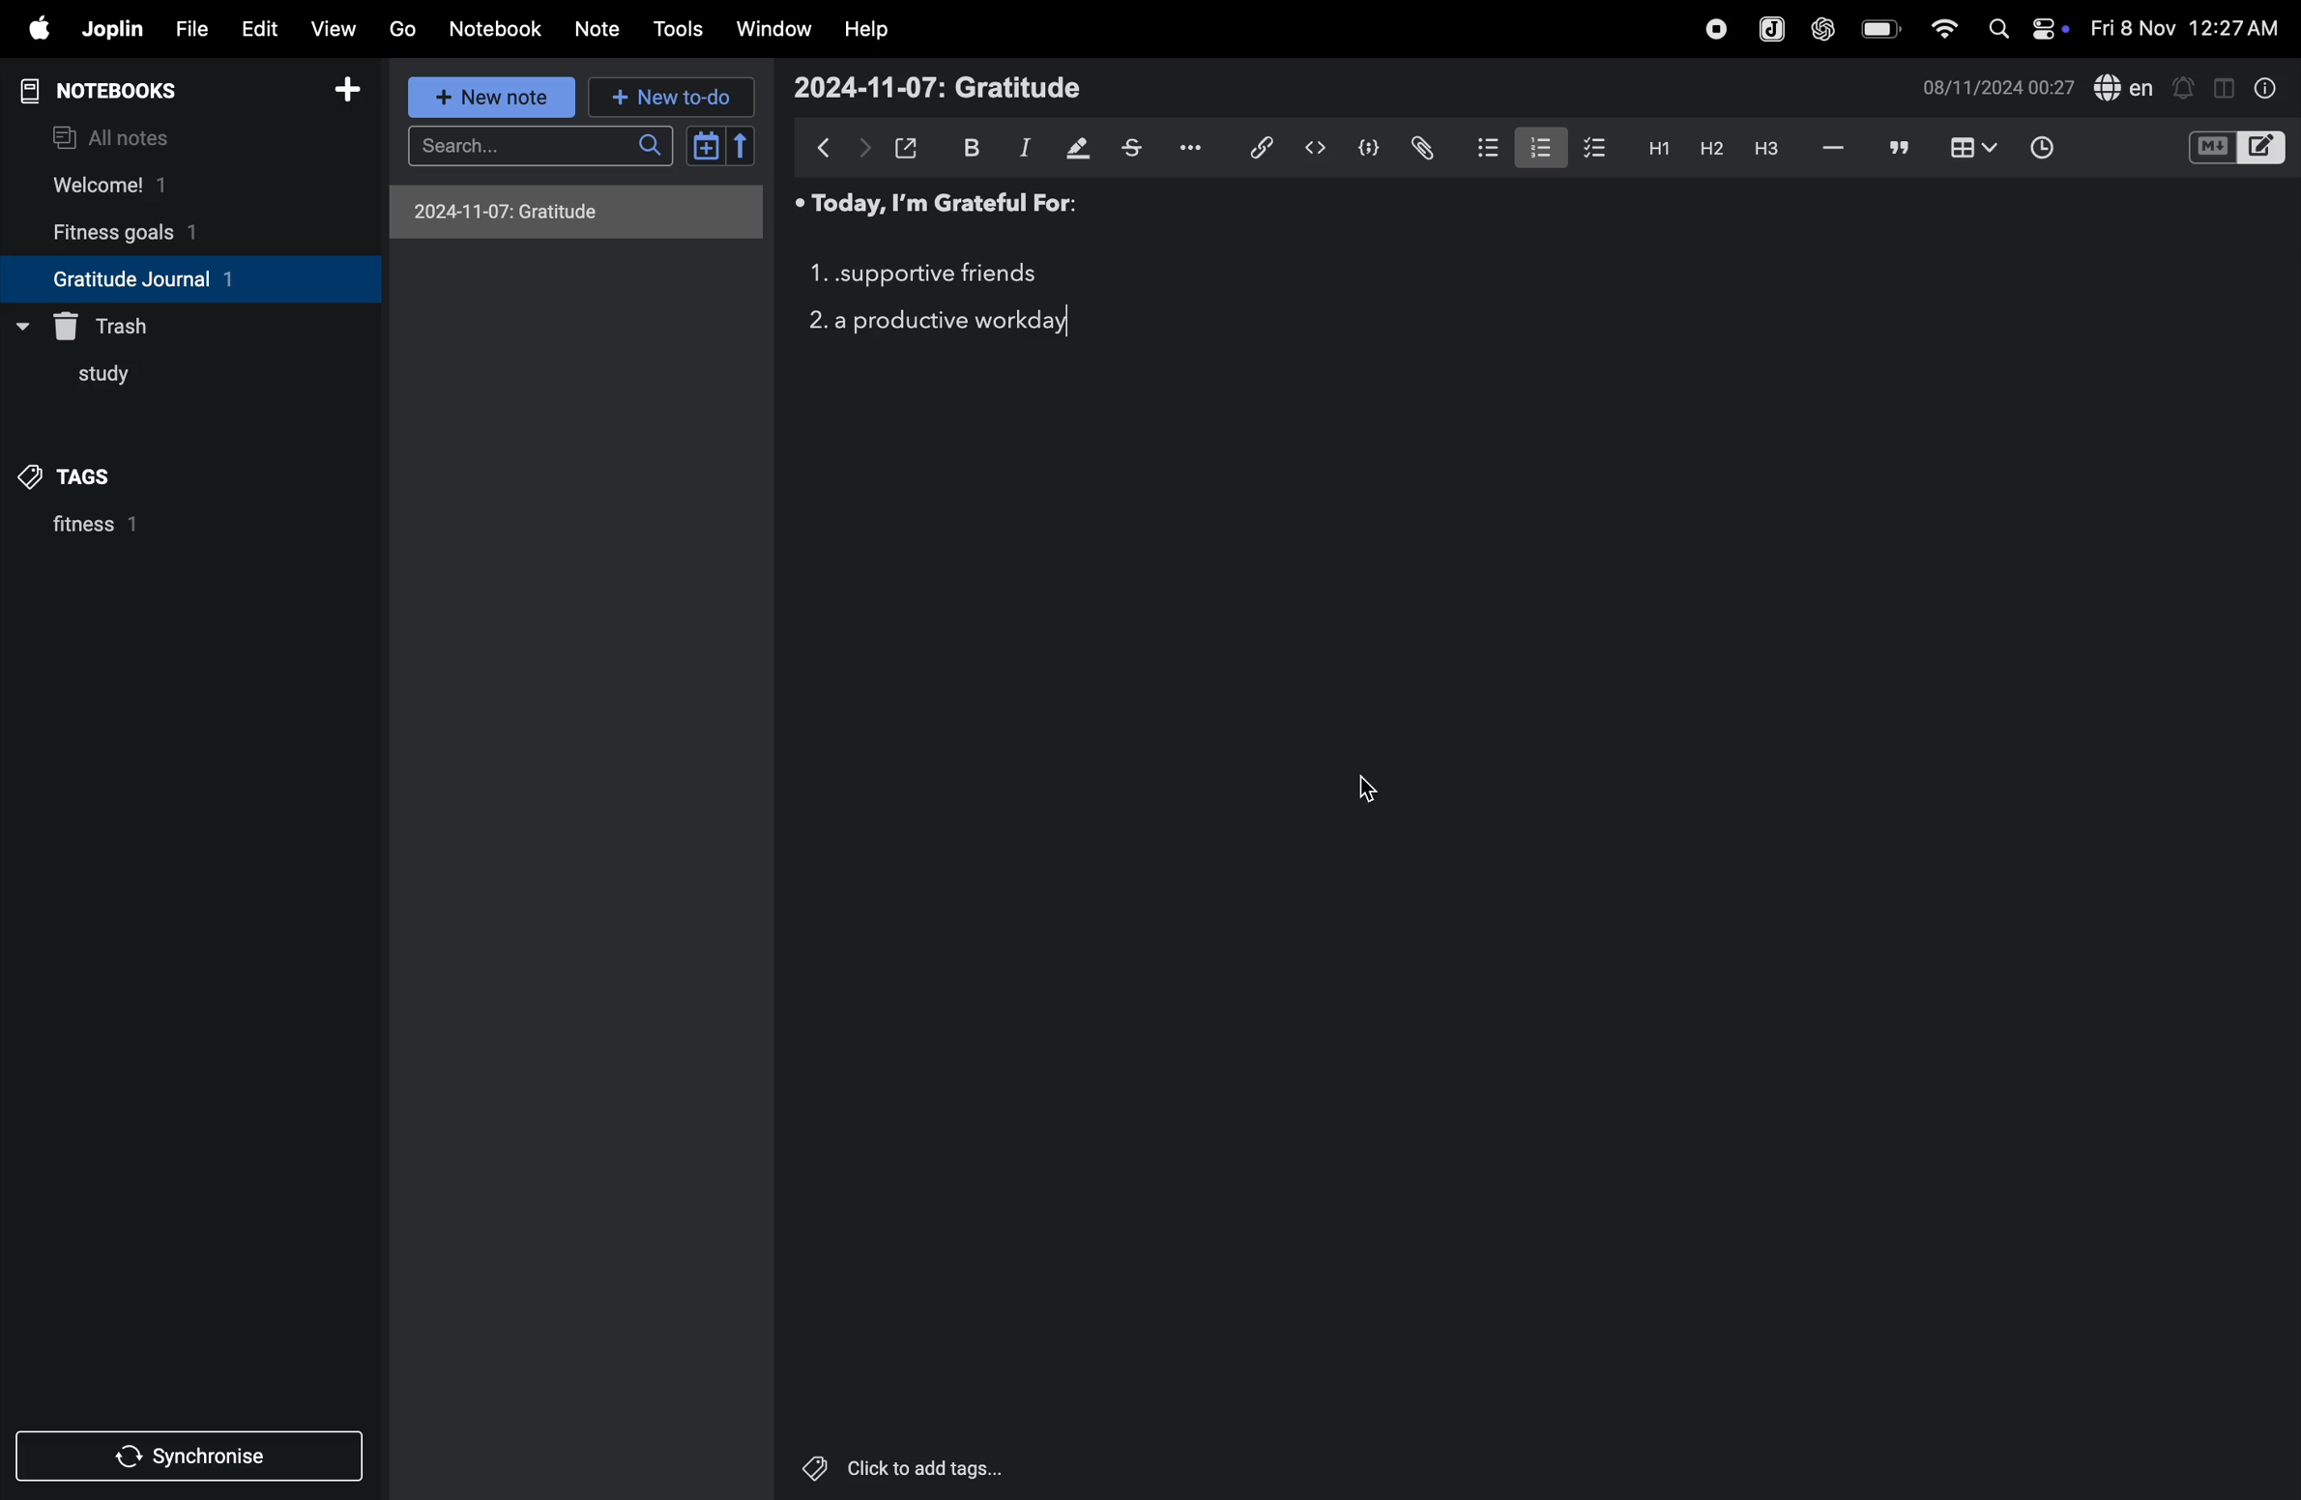  I want to click on help, so click(867, 31).